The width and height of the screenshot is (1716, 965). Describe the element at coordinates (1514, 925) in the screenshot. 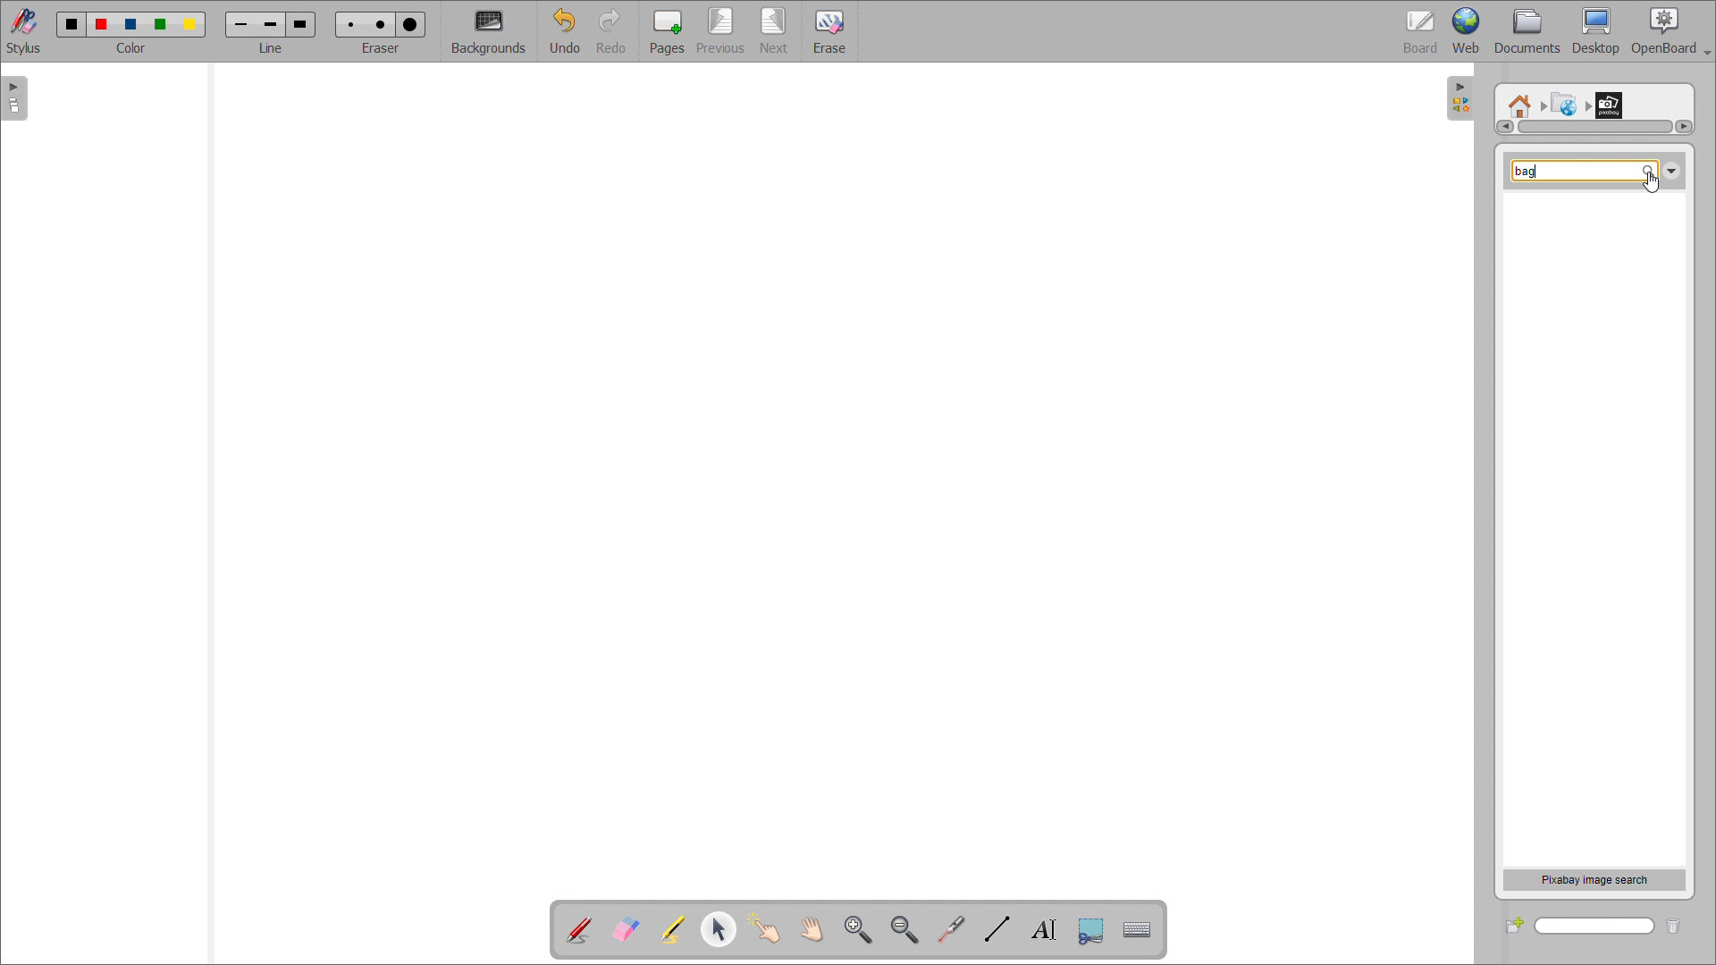

I see `add folder` at that location.